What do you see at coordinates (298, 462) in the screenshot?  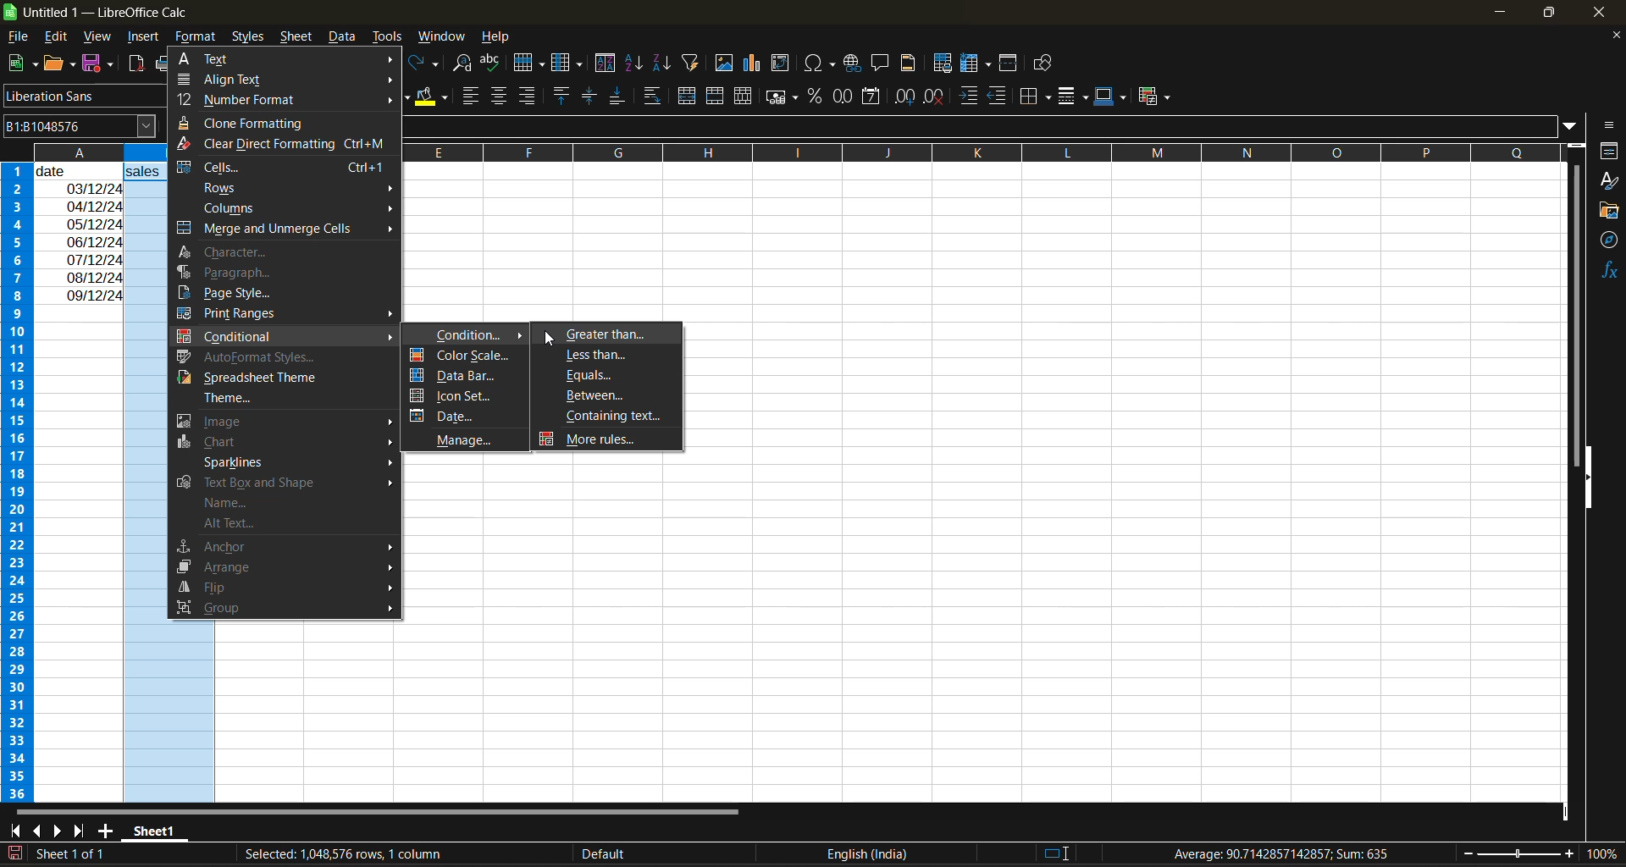 I see `sparklines` at bounding box center [298, 462].